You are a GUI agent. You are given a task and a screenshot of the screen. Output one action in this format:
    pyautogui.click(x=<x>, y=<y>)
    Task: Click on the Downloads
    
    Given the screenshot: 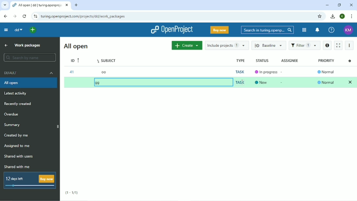 What is the action you would take?
    pyautogui.click(x=333, y=16)
    